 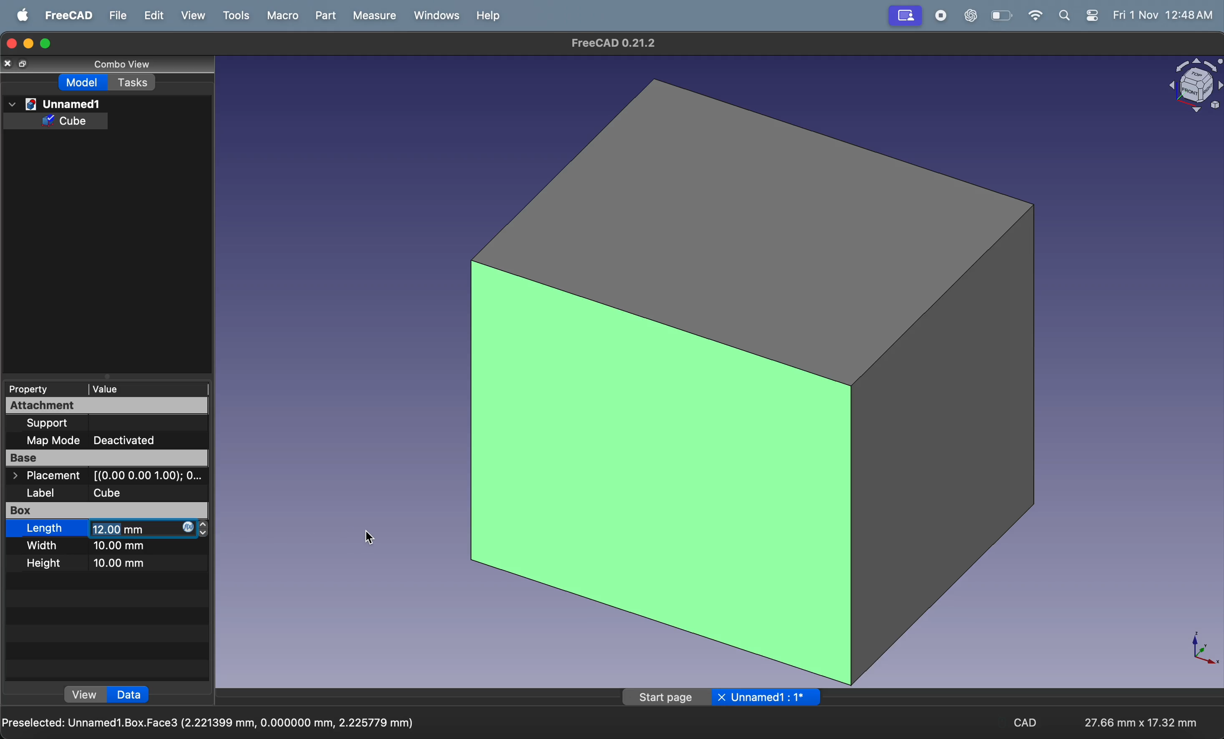 I want to click on view data, so click(x=85, y=695).